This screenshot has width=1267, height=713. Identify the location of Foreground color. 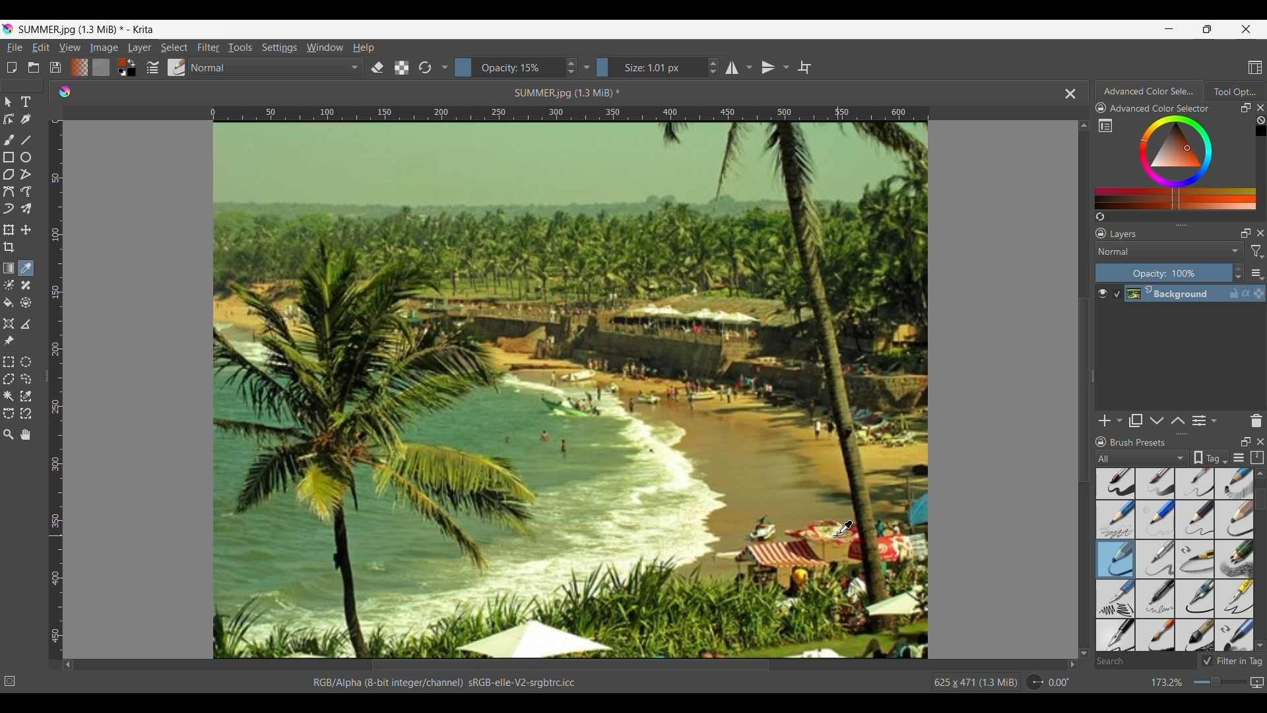
(117, 62).